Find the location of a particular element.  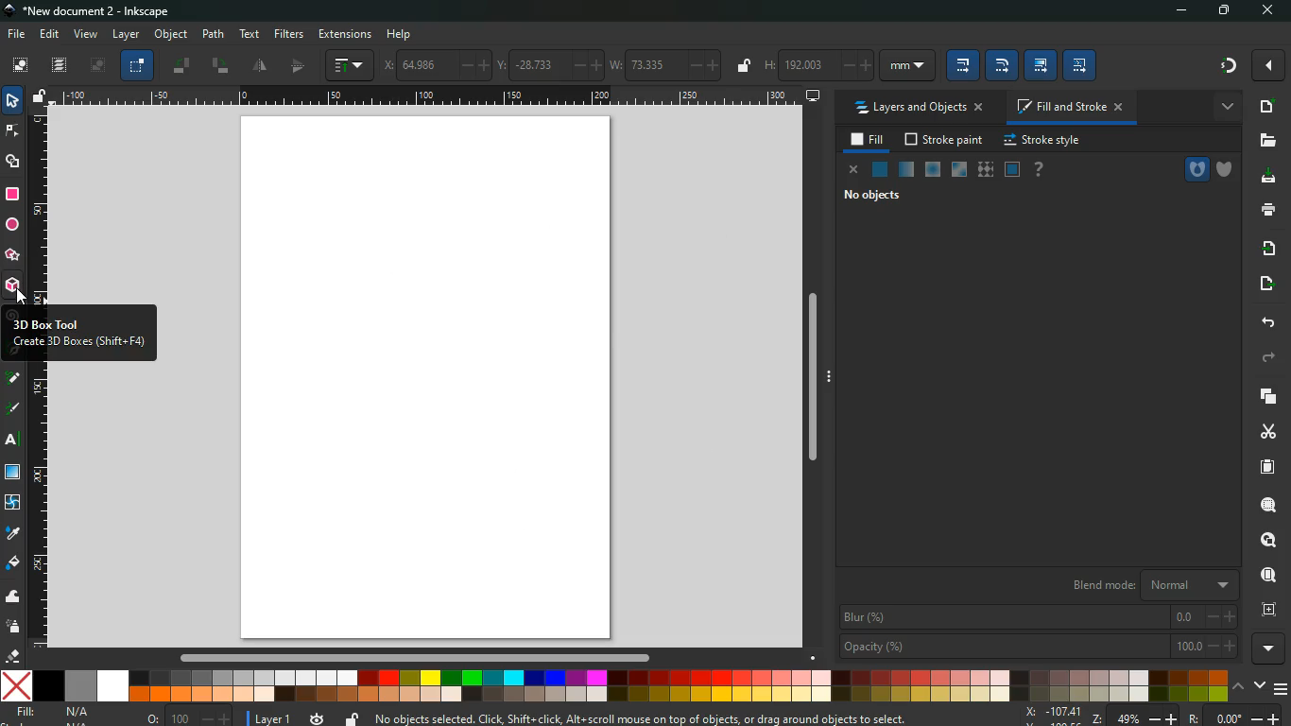

menu is located at coordinates (1282, 689).